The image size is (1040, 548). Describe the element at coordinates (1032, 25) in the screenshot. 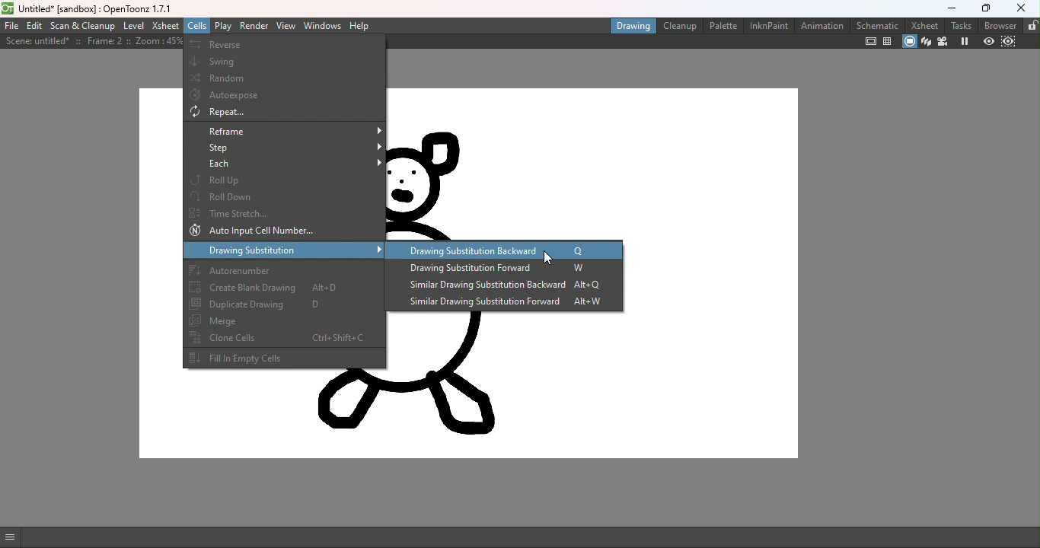

I see `Rooms tab` at that location.